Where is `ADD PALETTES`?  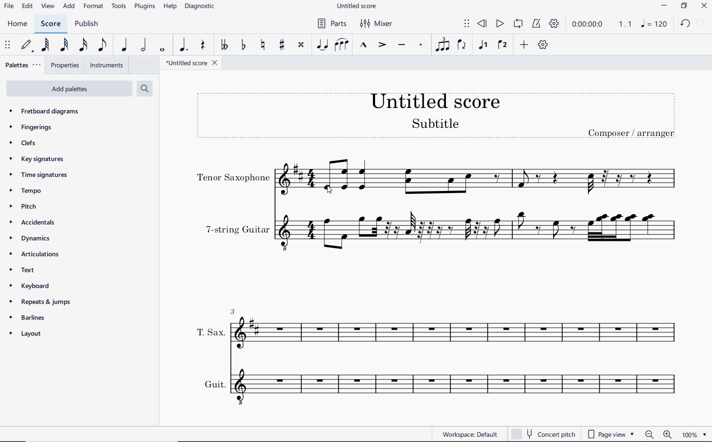
ADD PALETTES is located at coordinates (71, 89).